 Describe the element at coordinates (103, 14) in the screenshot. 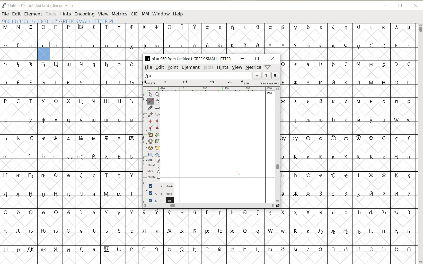

I see `VIEW` at that location.